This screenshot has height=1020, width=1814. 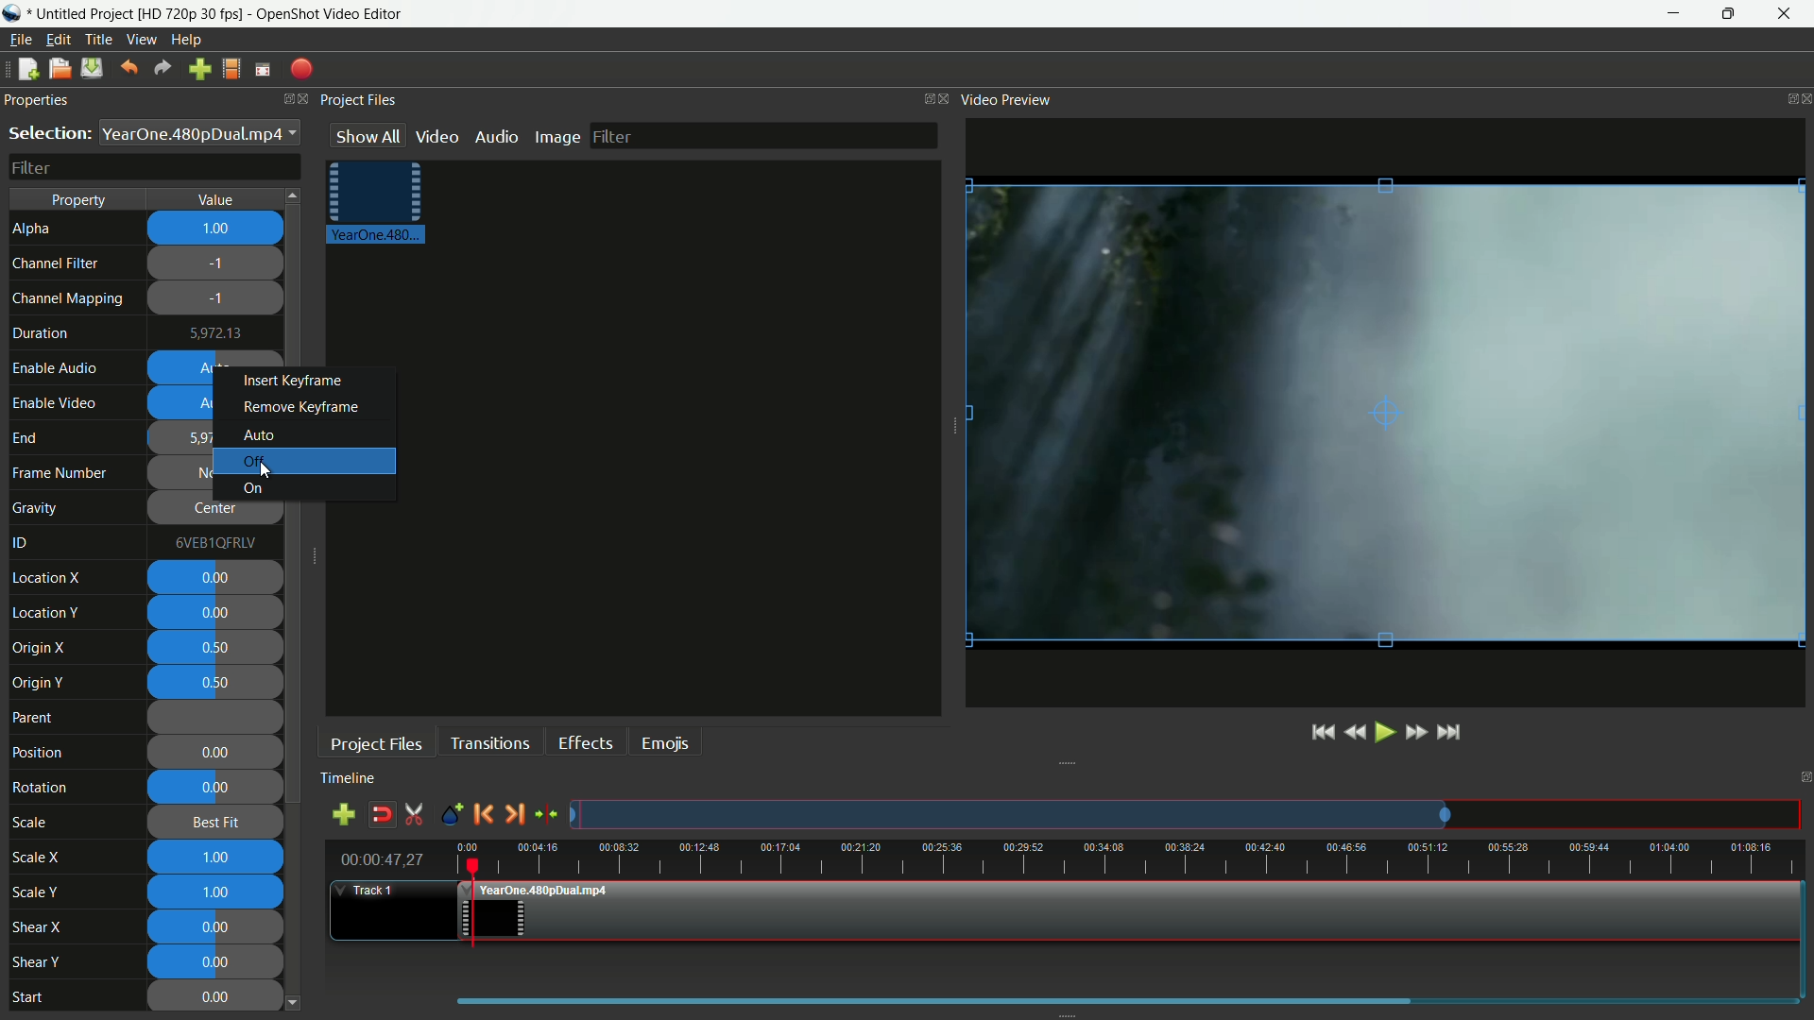 What do you see at coordinates (218, 230) in the screenshot?
I see `1.00` at bounding box center [218, 230].